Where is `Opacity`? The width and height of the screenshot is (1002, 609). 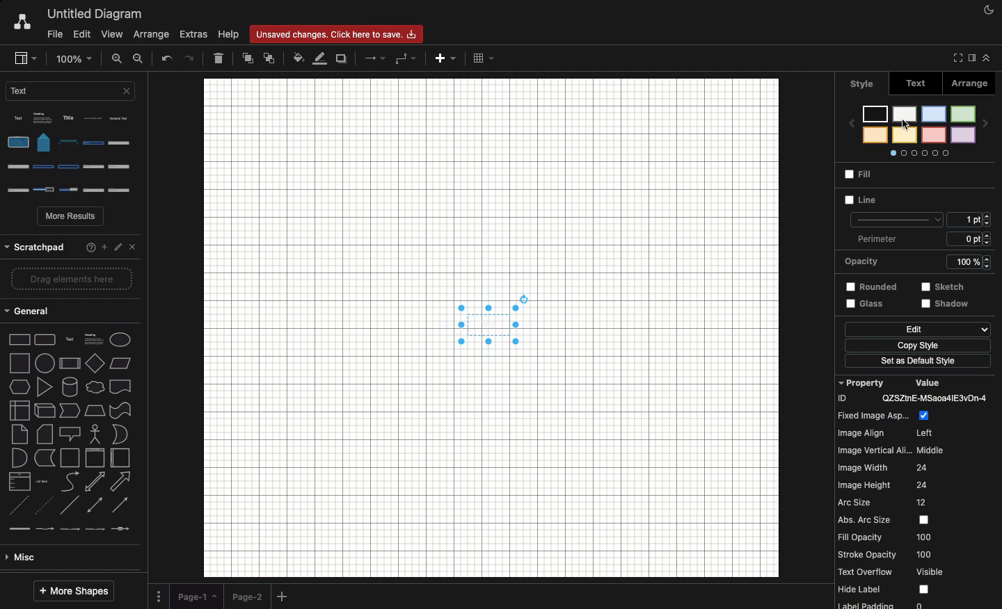
Opacity is located at coordinates (912, 262).